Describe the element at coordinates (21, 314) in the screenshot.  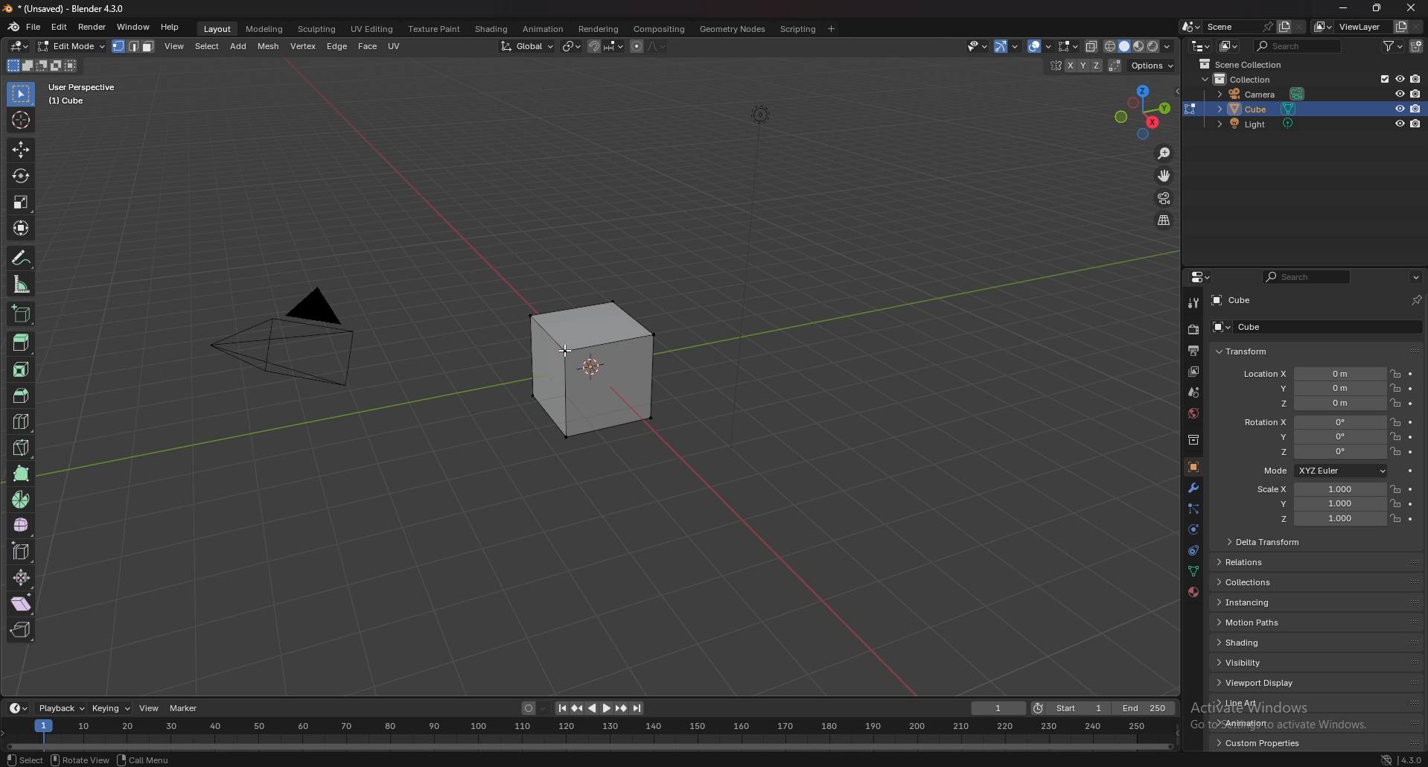
I see `add cube` at that location.